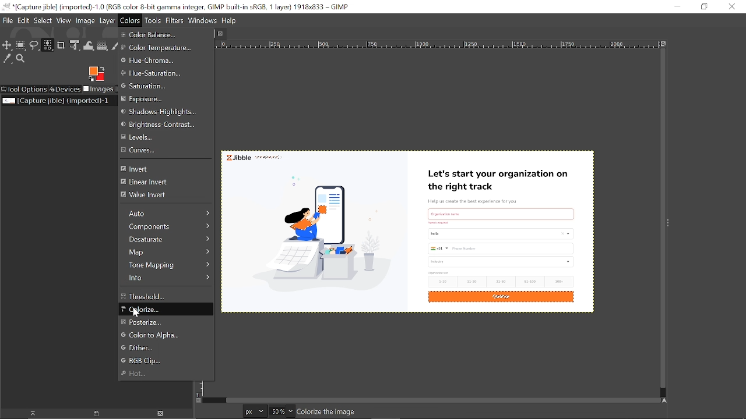 Image resolution: width=746 pixels, height=419 pixels. What do you see at coordinates (8, 59) in the screenshot?
I see `Color picker tool` at bounding box center [8, 59].